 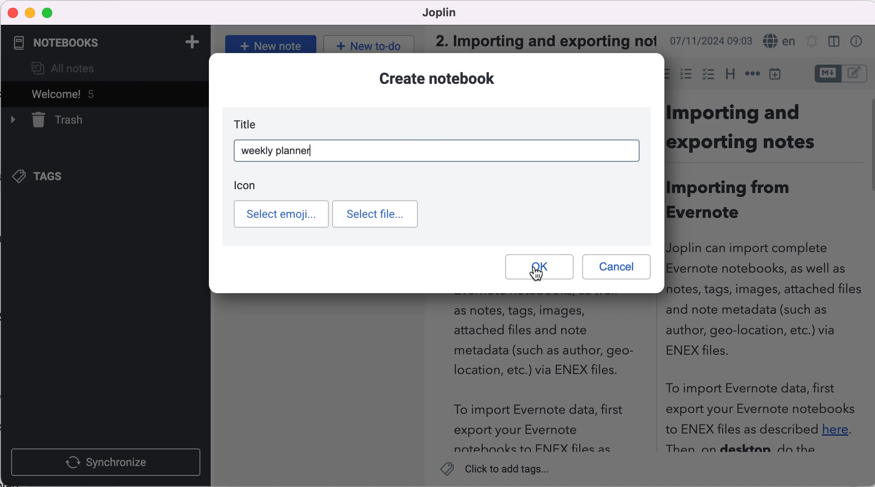 I want to click on numbered list, so click(x=685, y=75).